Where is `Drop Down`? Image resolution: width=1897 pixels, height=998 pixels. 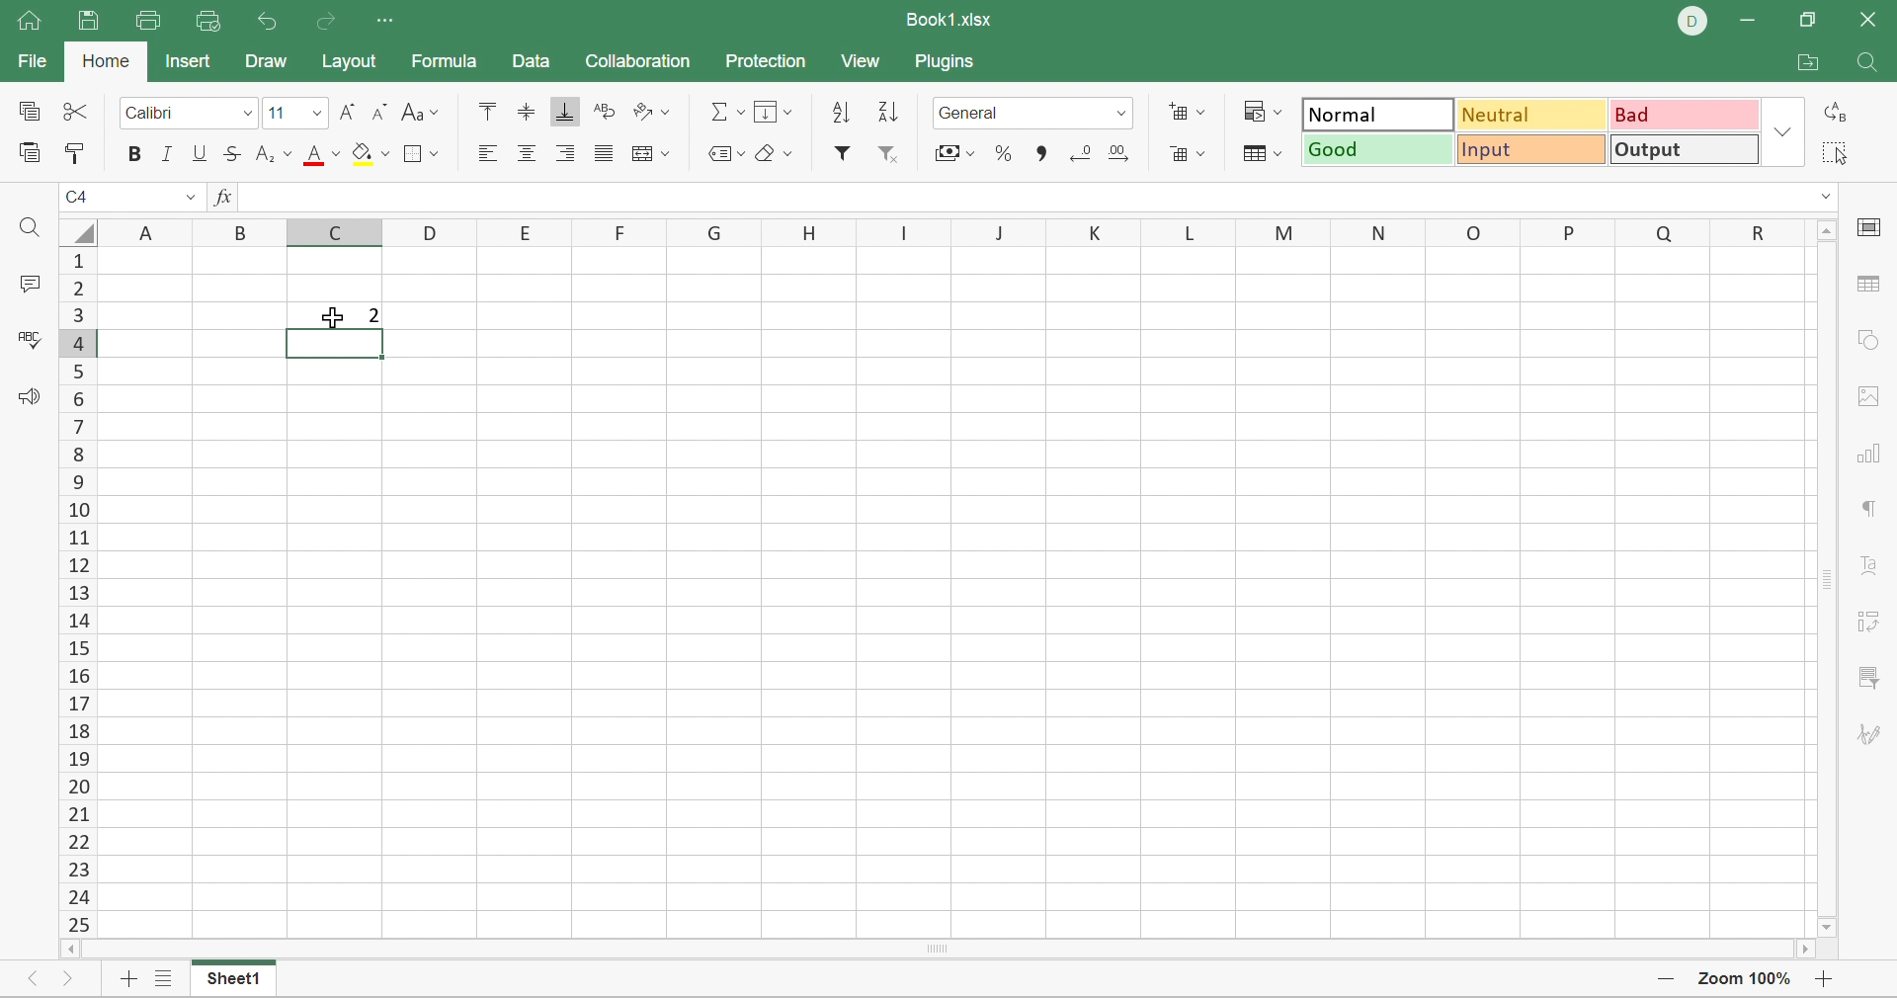
Drop Down is located at coordinates (319, 113).